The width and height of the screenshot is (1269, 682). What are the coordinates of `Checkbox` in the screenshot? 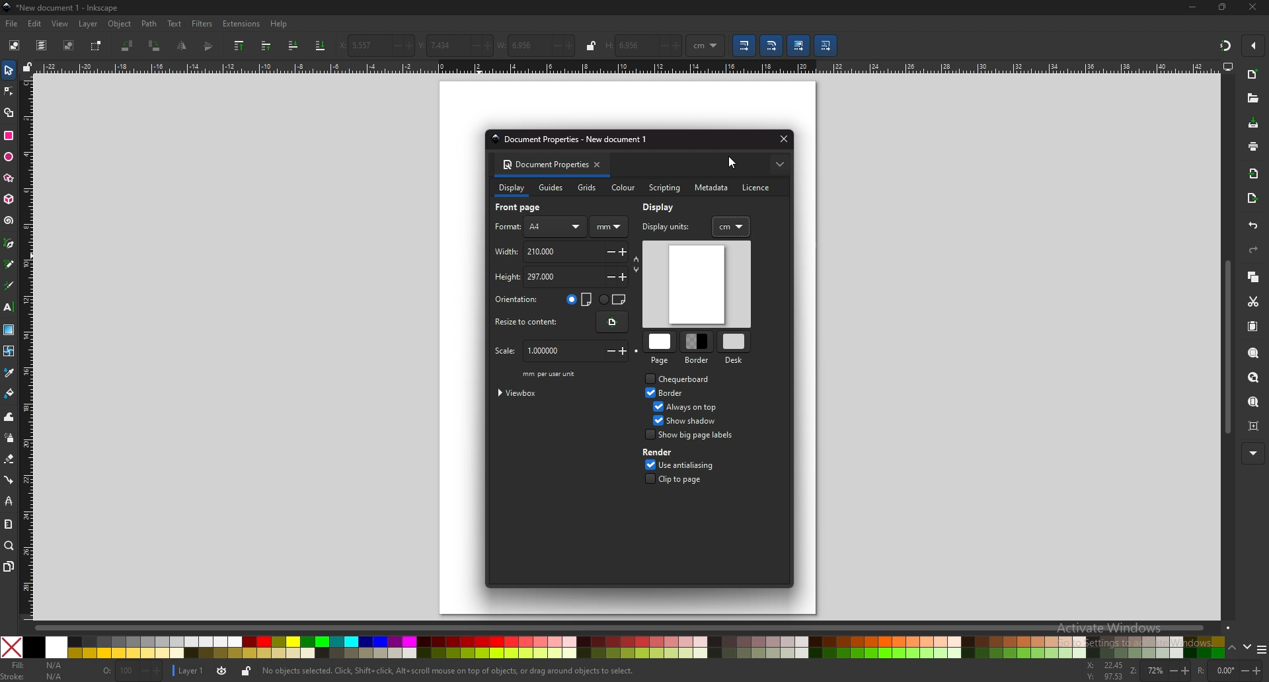 It's located at (646, 464).